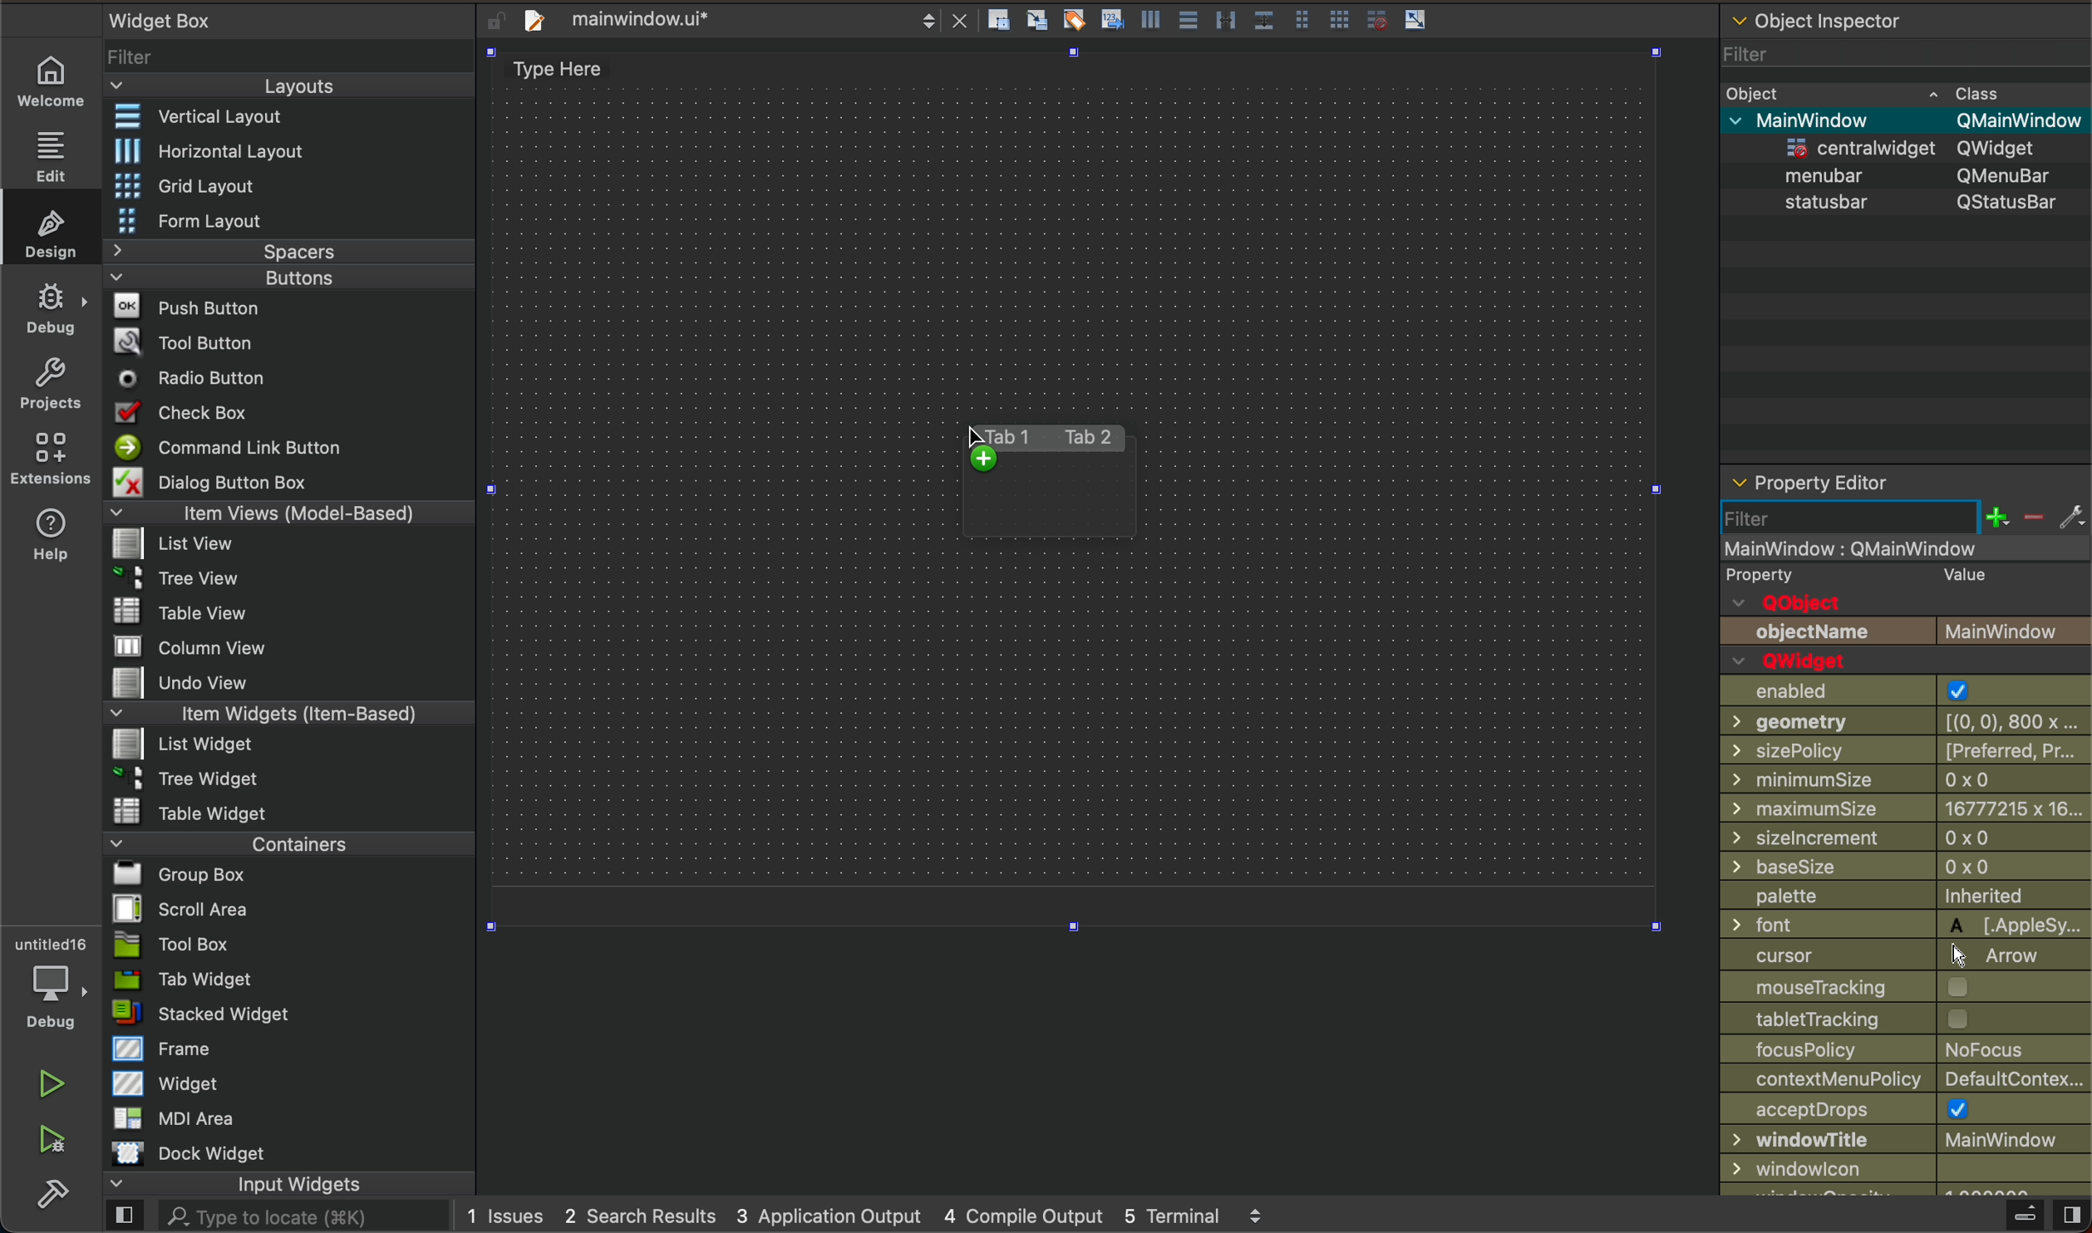 The height and width of the screenshot is (1233, 2092). I want to click on Filter, so click(136, 55).